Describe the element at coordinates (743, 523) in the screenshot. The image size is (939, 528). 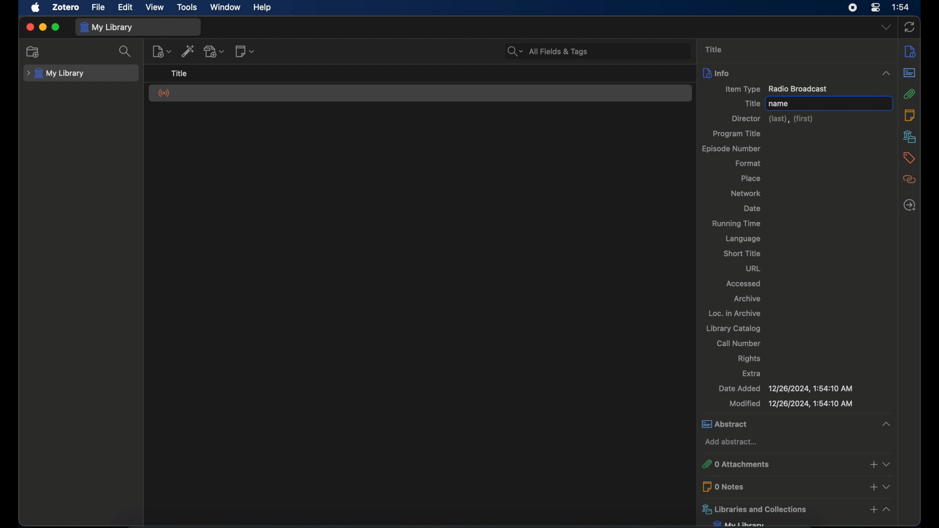
I see `my library` at that location.